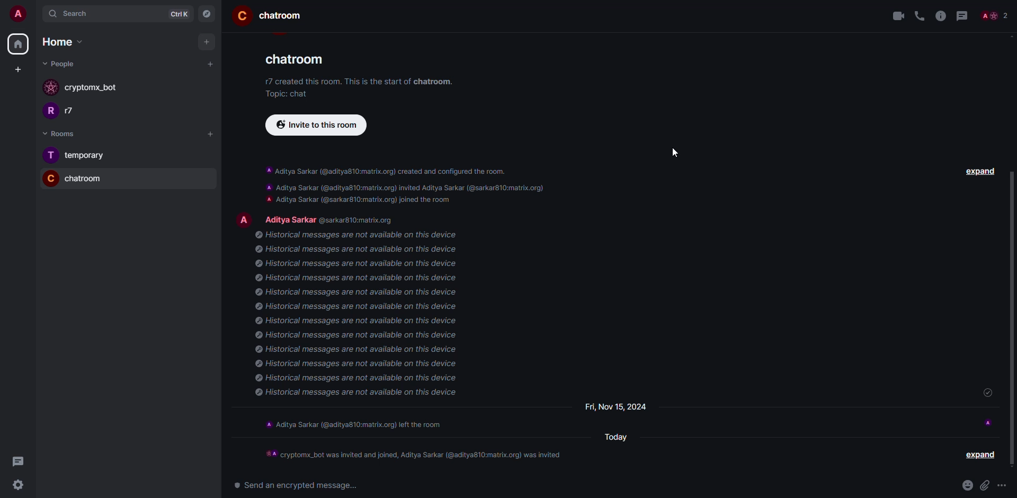  I want to click on info, so click(413, 186).